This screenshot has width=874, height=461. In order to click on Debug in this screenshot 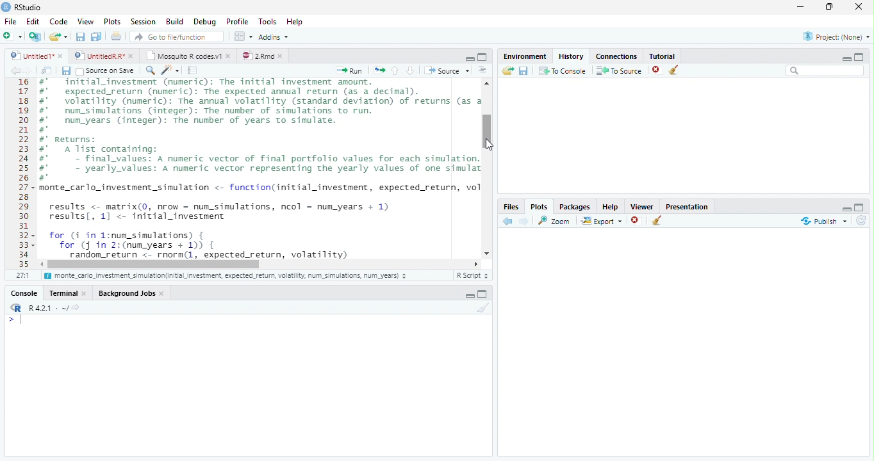, I will do `click(204, 22)`.